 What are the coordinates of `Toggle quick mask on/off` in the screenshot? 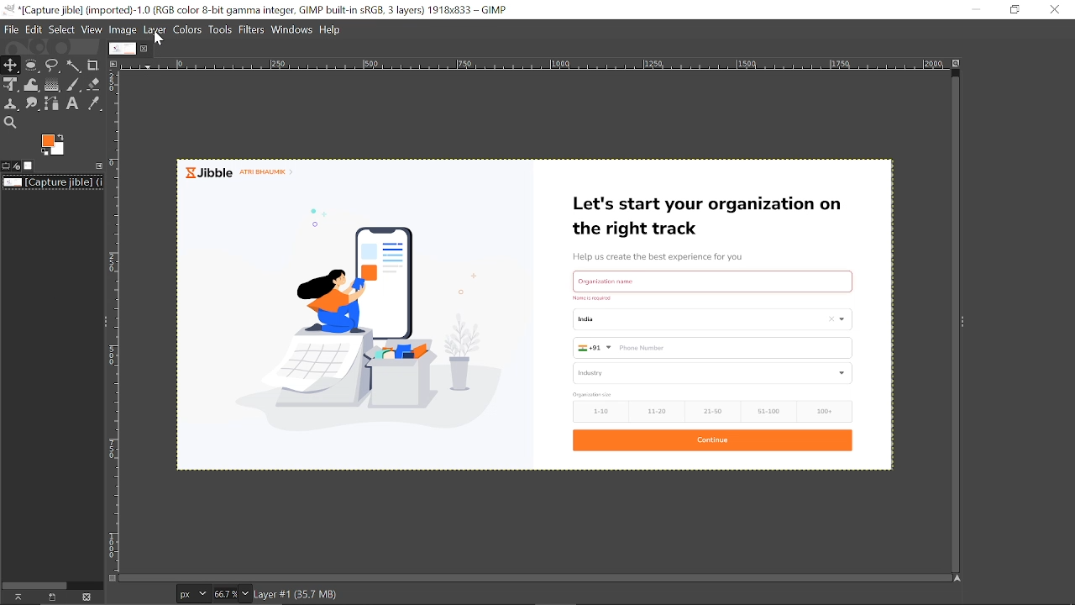 It's located at (111, 578).